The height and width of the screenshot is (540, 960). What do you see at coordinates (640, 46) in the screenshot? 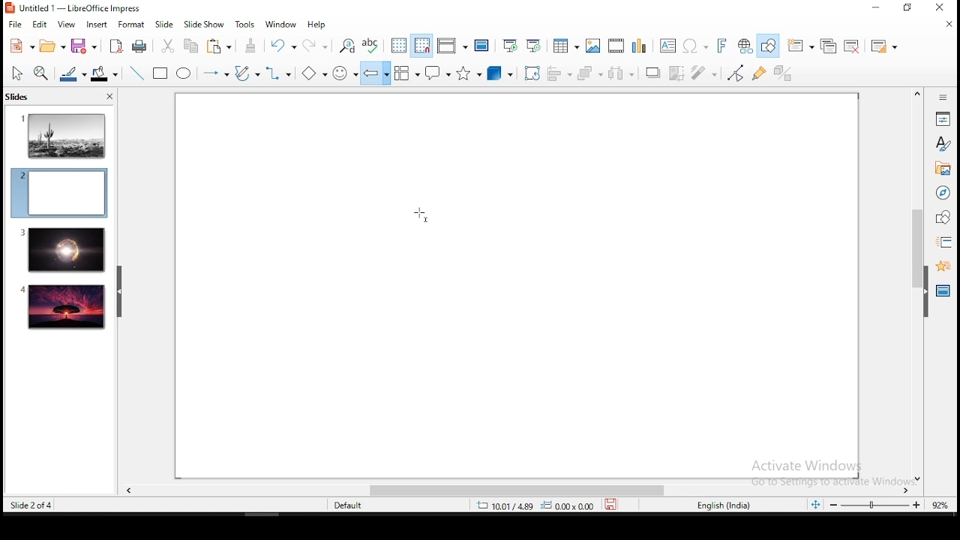
I see `charts` at bounding box center [640, 46].